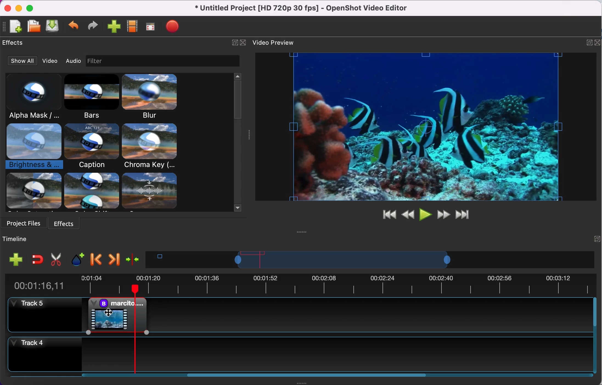  I want to click on add track, so click(14, 261).